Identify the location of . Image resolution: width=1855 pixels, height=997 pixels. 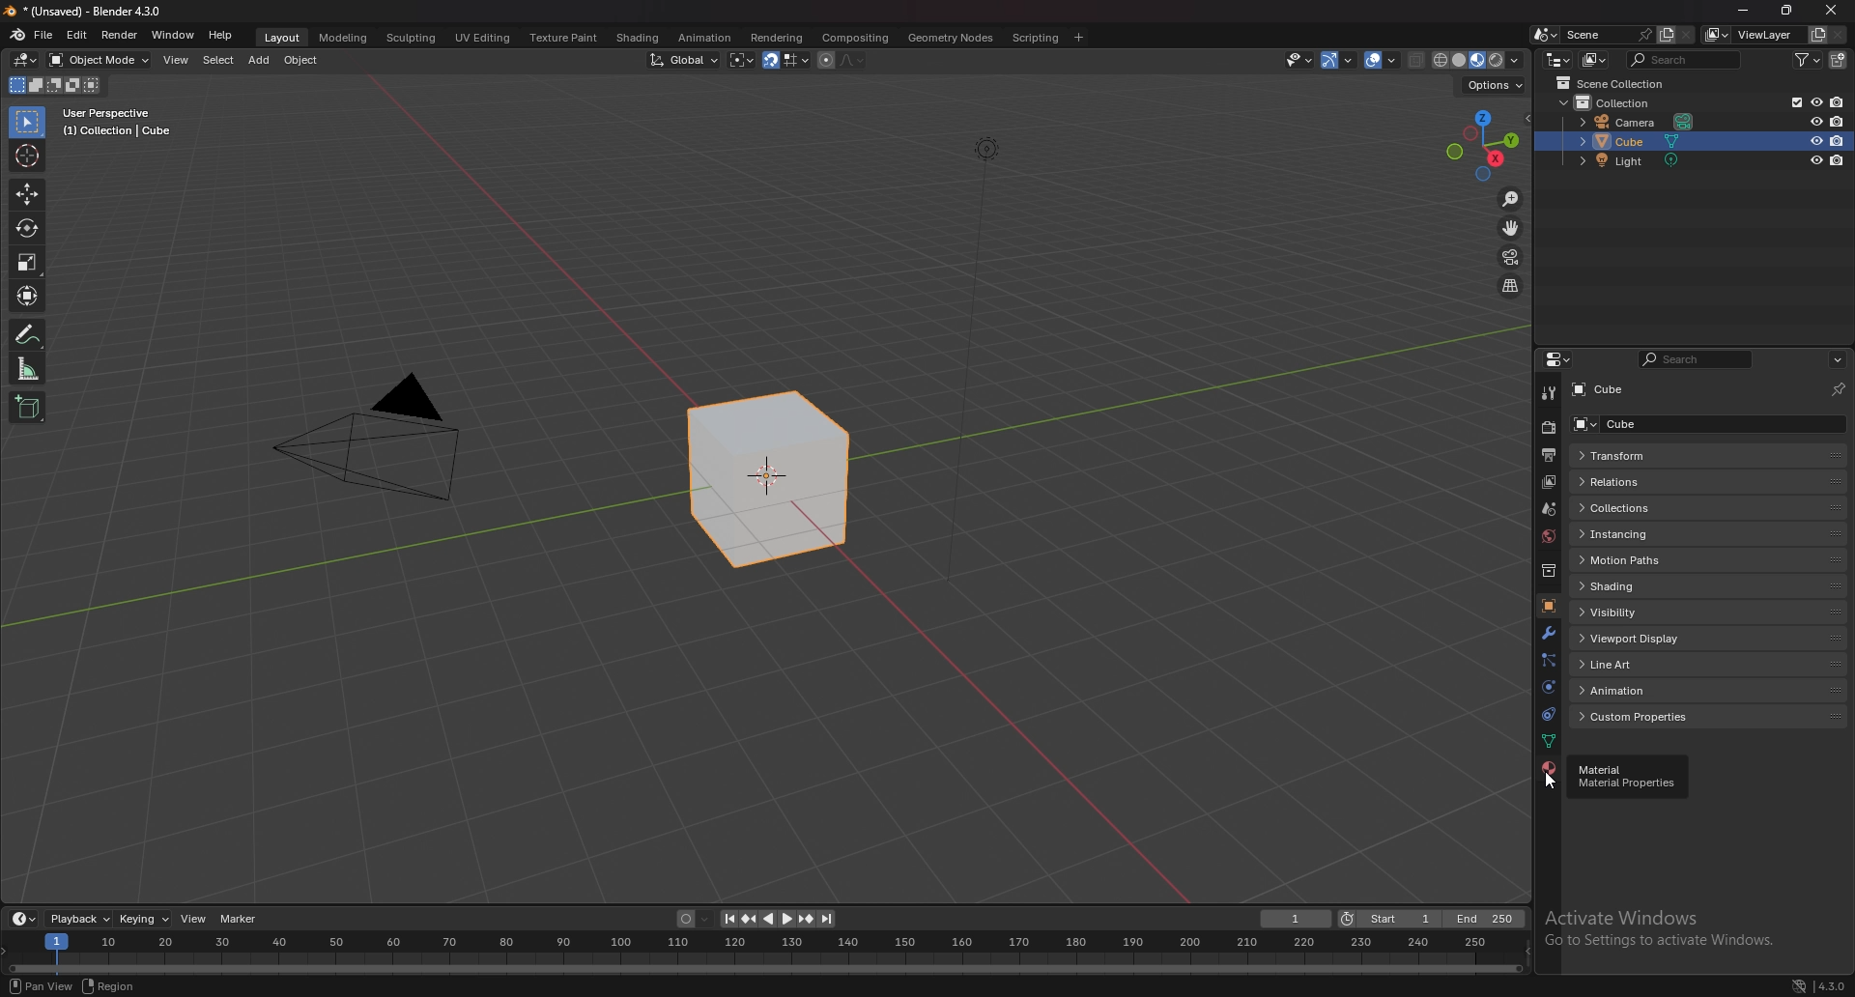
(1831, 983).